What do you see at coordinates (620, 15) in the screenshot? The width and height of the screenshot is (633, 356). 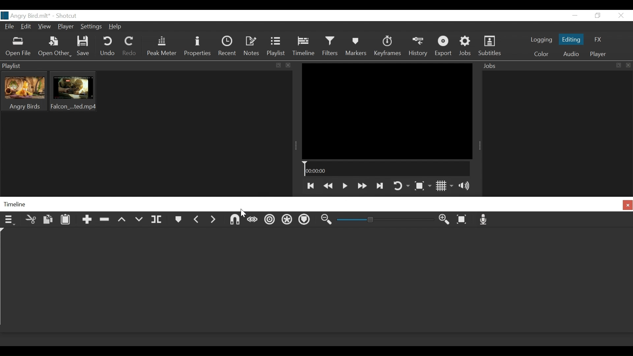 I see `Close` at bounding box center [620, 15].